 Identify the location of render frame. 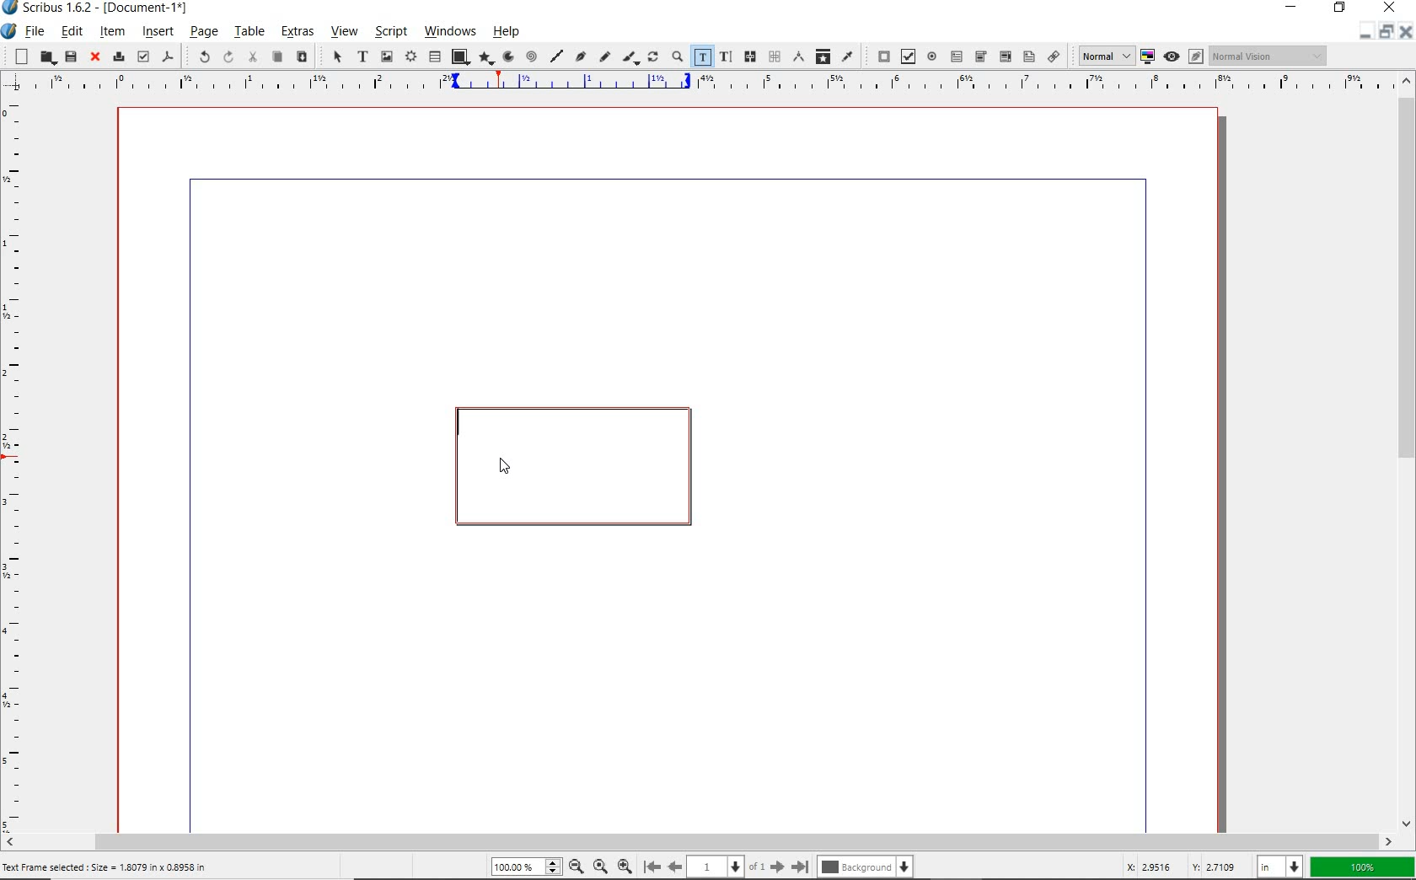
(410, 58).